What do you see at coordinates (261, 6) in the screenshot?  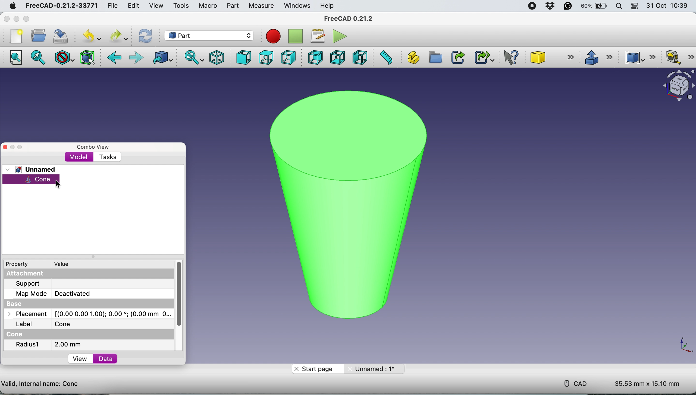 I see `measure` at bounding box center [261, 6].